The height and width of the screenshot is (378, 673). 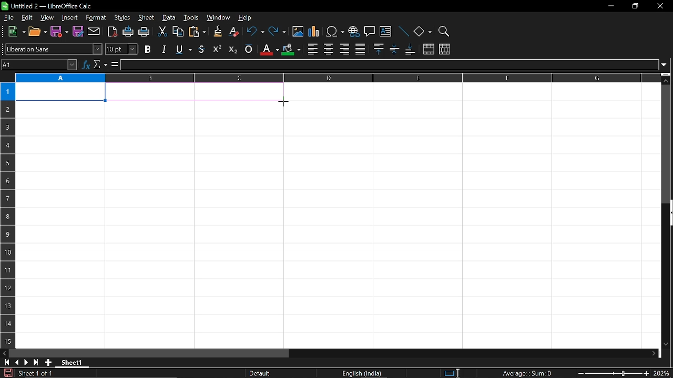 What do you see at coordinates (9, 17) in the screenshot?
I see `file` at bounding box center [9, 17].